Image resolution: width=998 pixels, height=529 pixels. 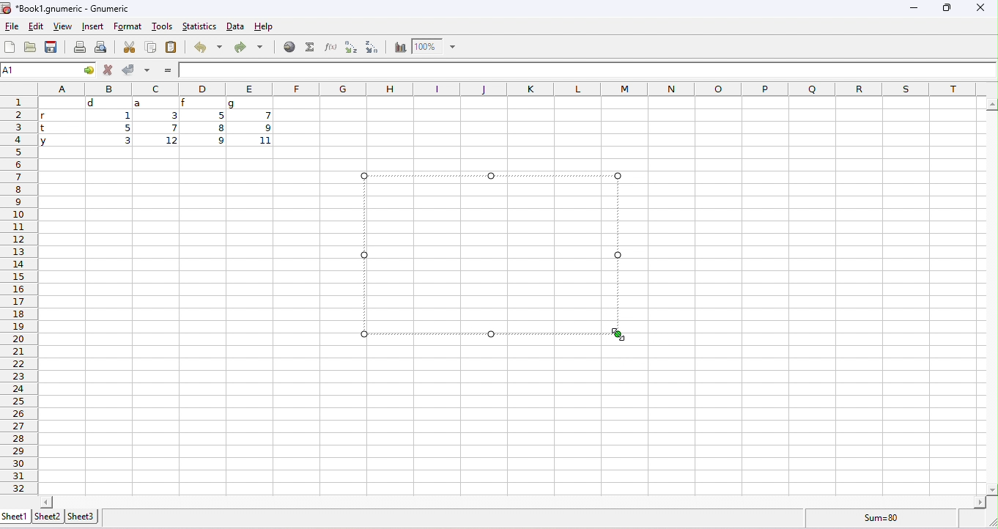 What do you see at coordinates (131, 47) in the screenshot?
I see `cut` at bounding box center [131, 47].